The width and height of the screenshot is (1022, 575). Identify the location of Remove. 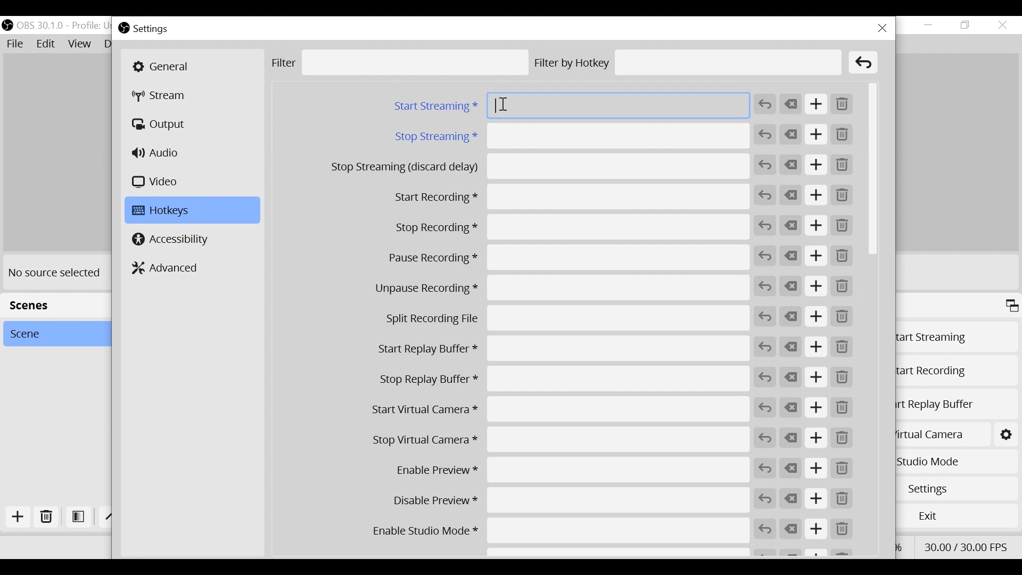
(844, 438).